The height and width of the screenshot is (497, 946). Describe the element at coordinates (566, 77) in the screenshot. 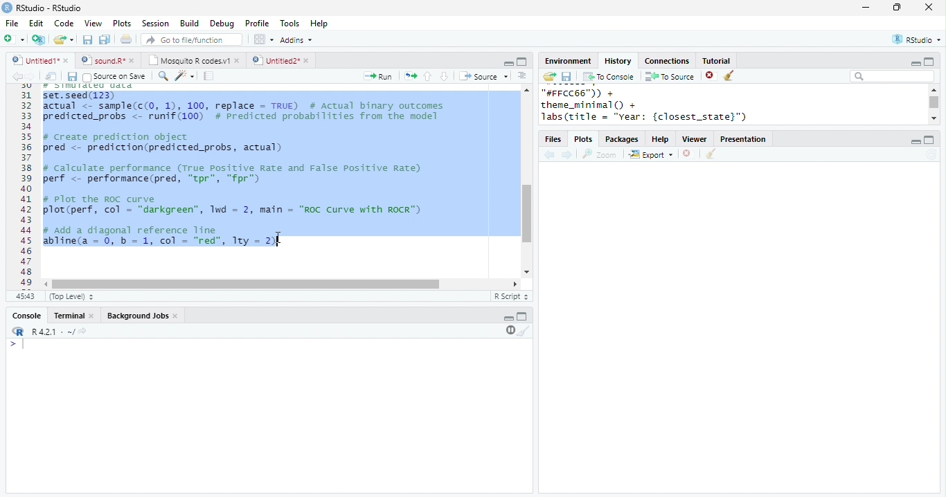

I see `save` at that location.